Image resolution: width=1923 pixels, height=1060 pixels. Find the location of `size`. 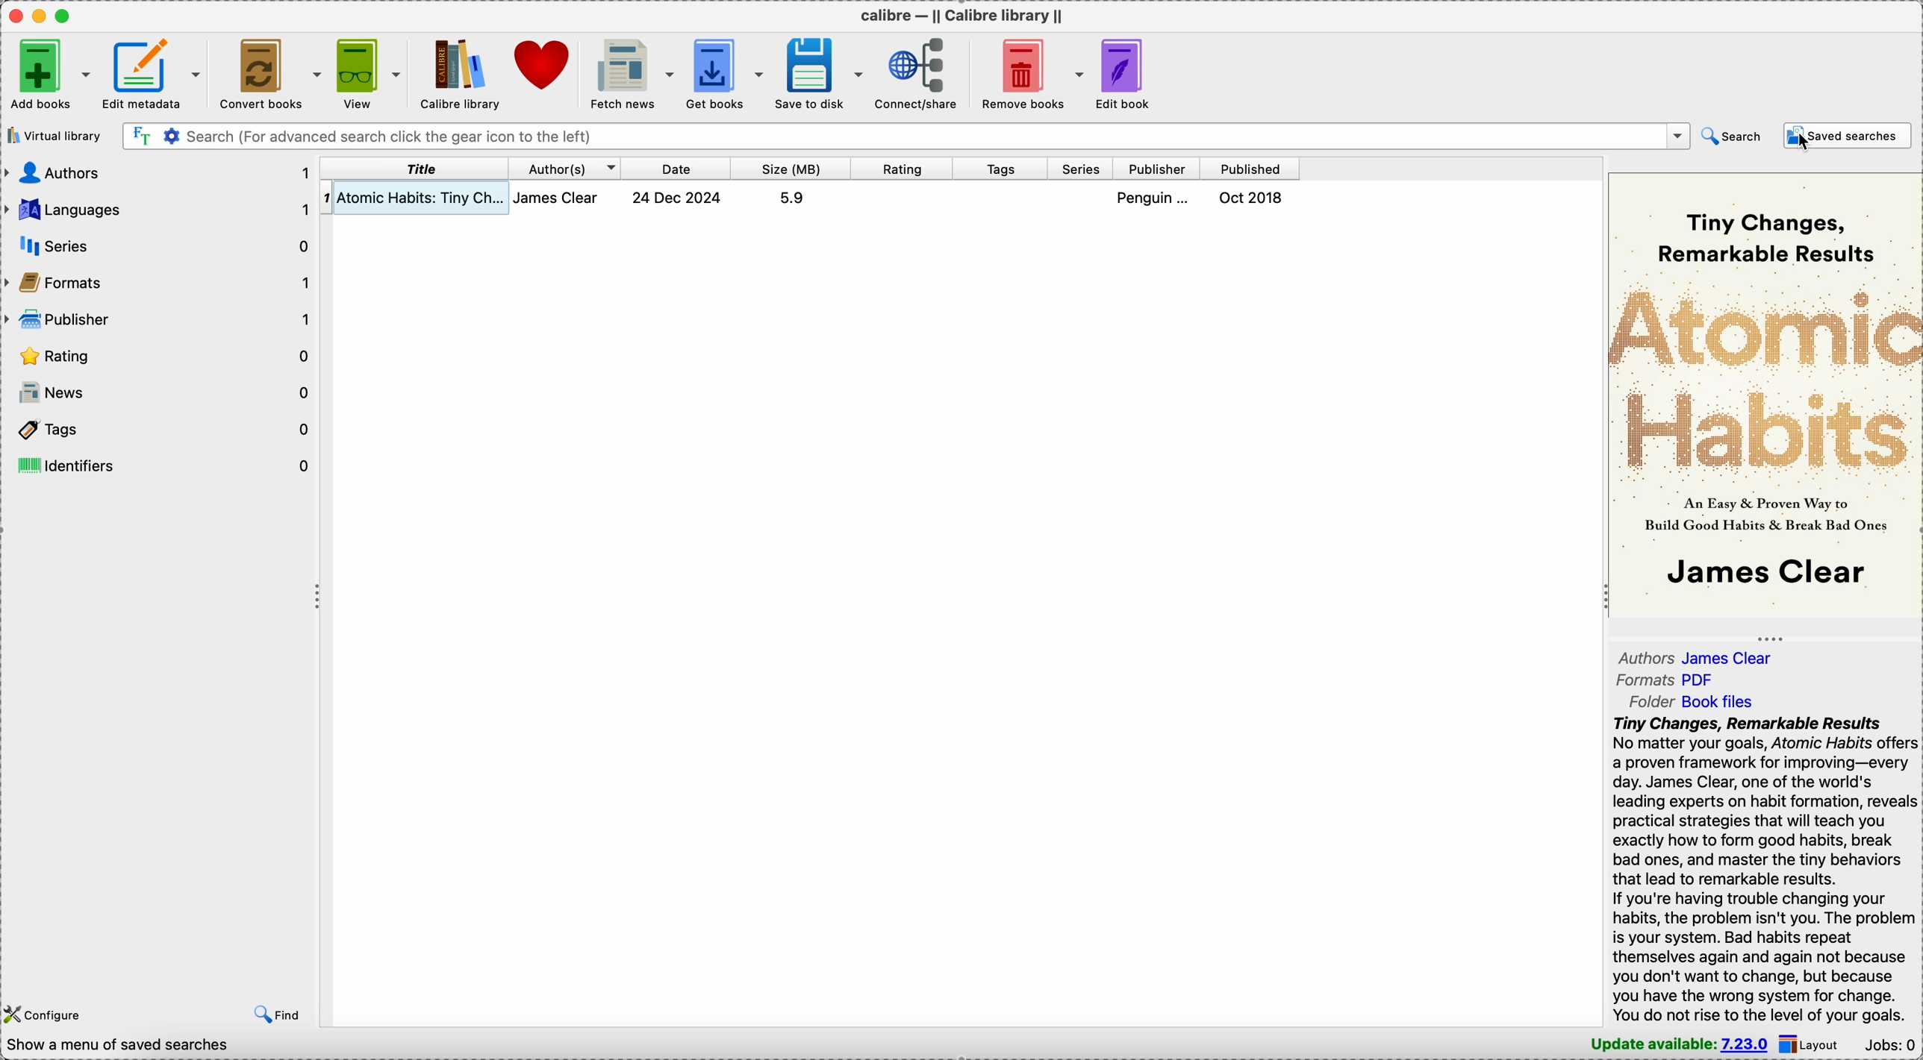

size is located at coordinates (791, 169).